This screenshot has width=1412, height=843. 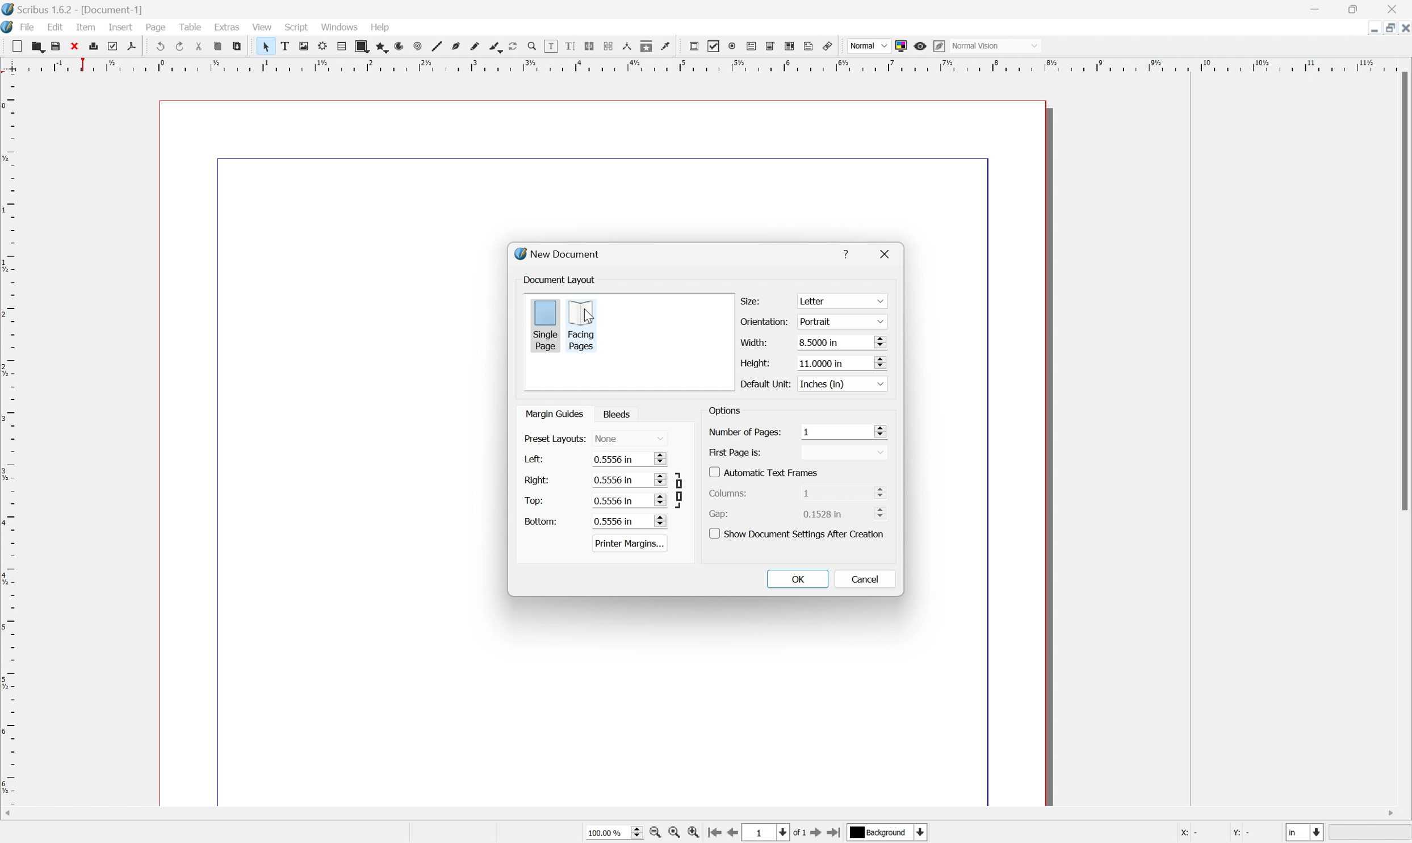 I want to click on cancel, so click(x=865, y=578).